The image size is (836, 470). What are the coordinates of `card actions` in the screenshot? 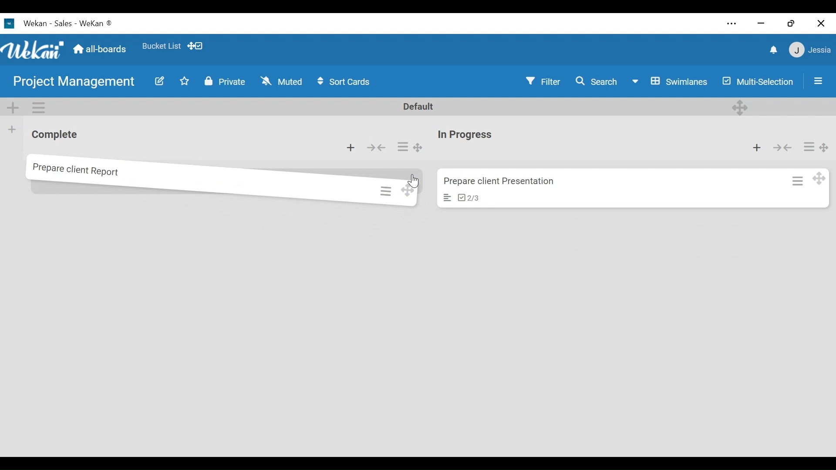 It's located at (384, 190).